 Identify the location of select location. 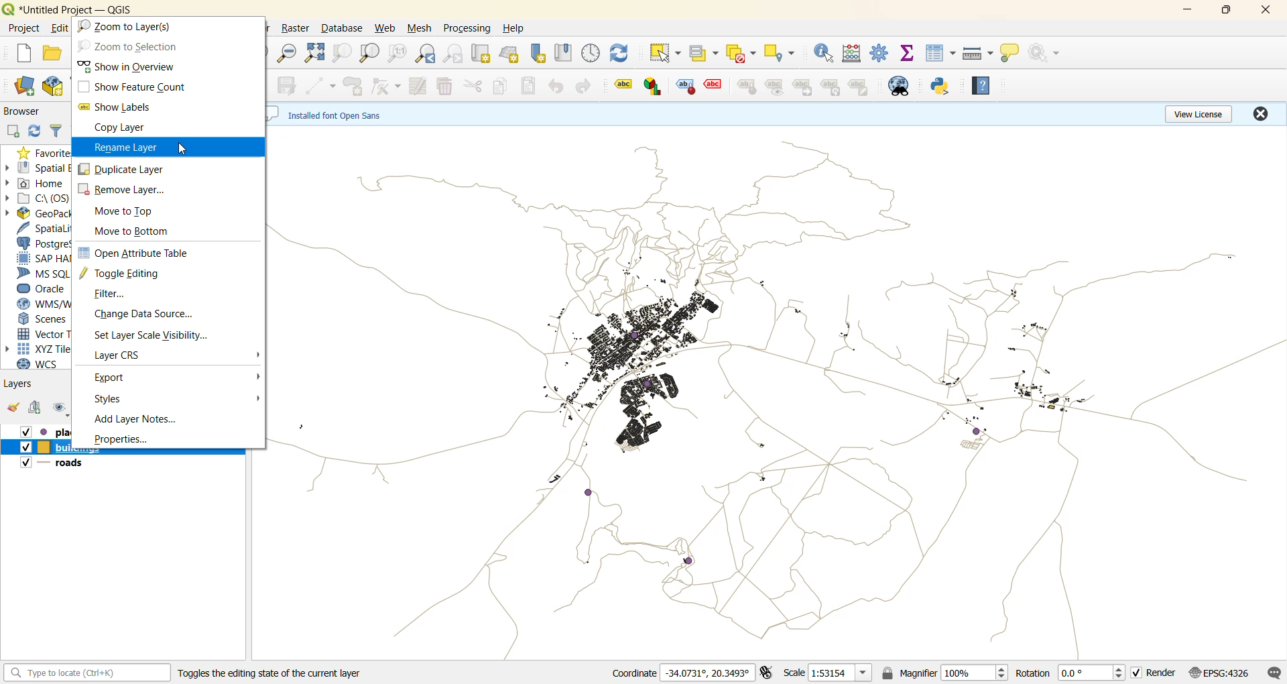
(778, 51).